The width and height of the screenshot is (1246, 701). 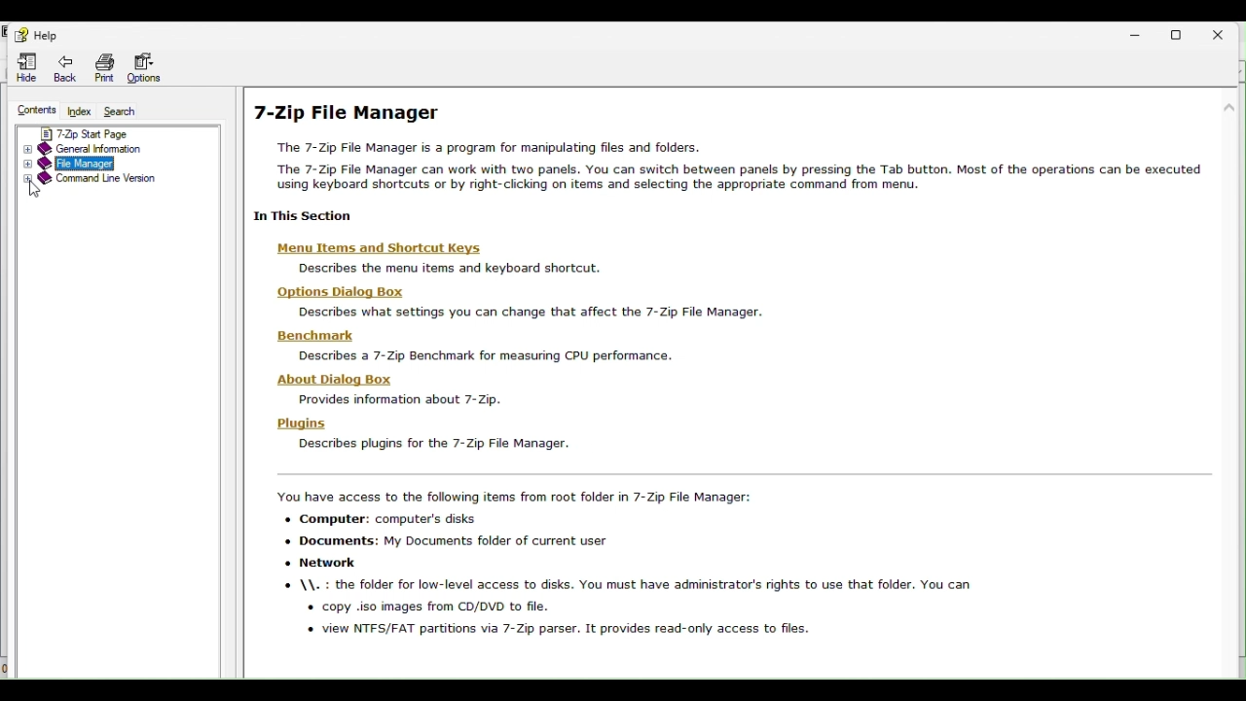 I want to click on Restore, so click(x=1184, y=32).